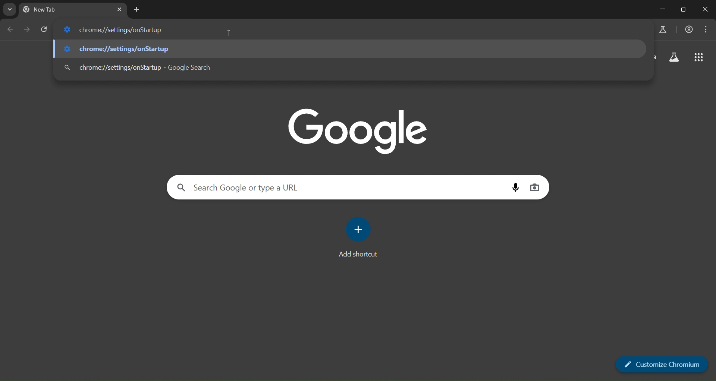  Describe the element at coordinates (674, 57) in the screenshot. I see `search labs` at that location.